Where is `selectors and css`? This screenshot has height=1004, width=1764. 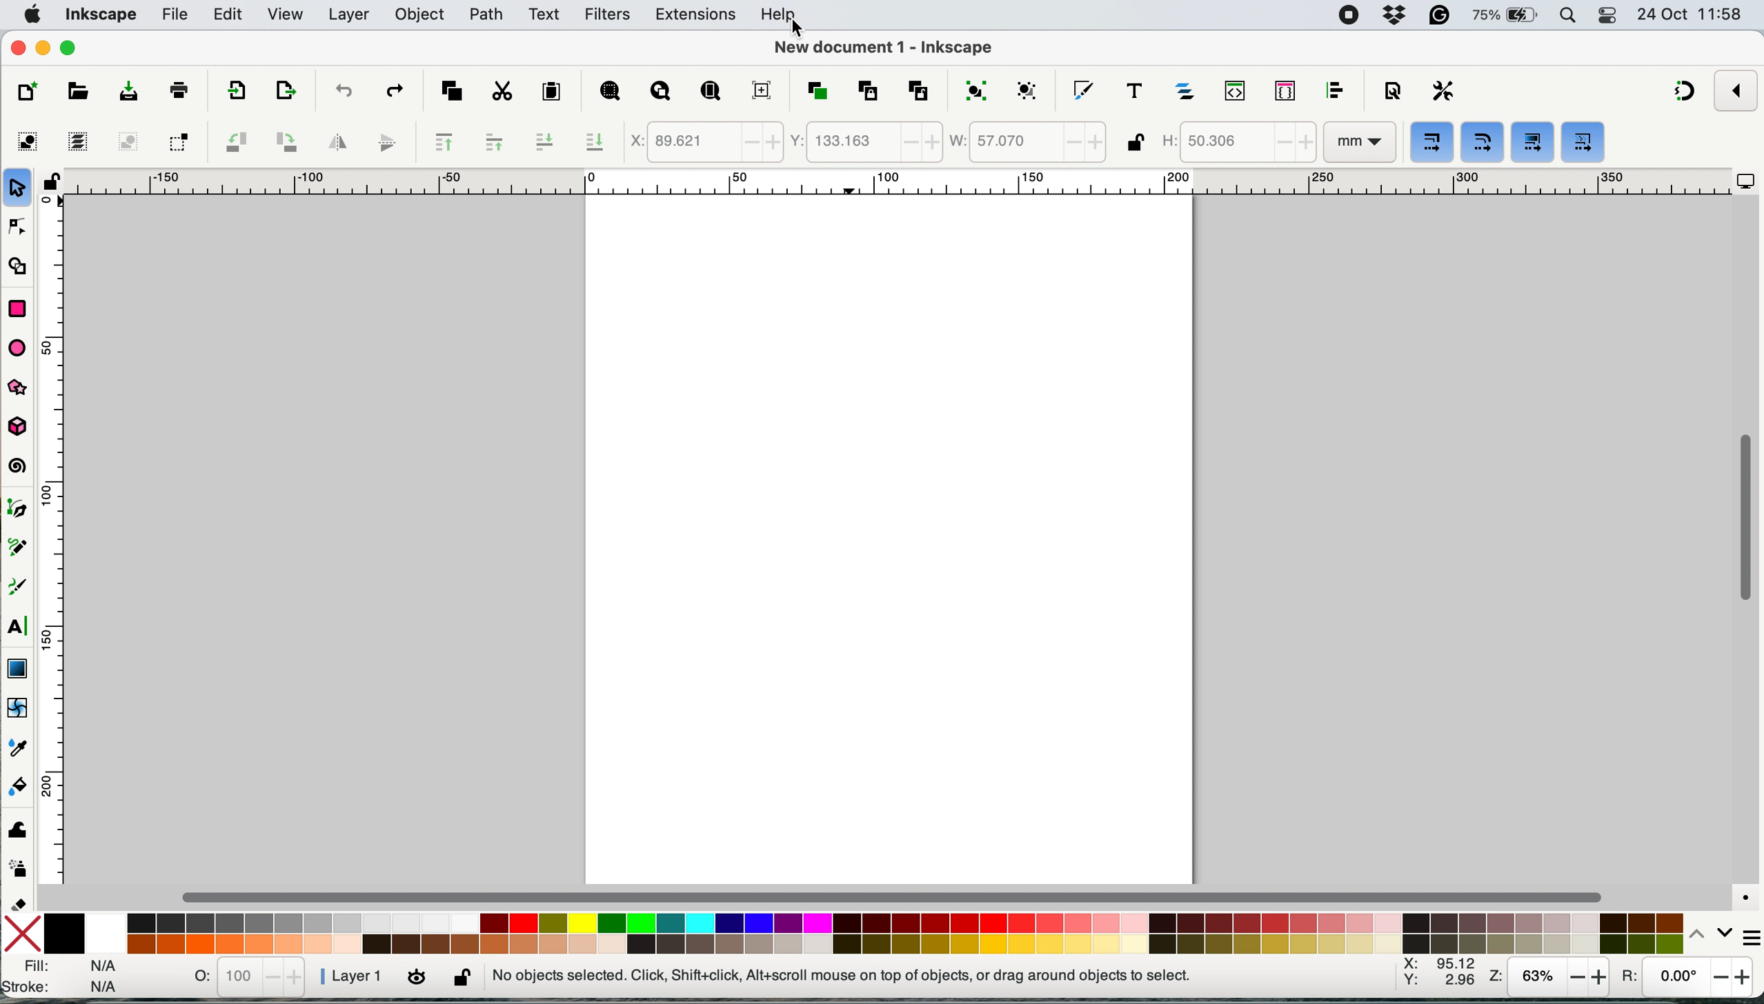 selectors and css is located at coordinates (1278, 88).